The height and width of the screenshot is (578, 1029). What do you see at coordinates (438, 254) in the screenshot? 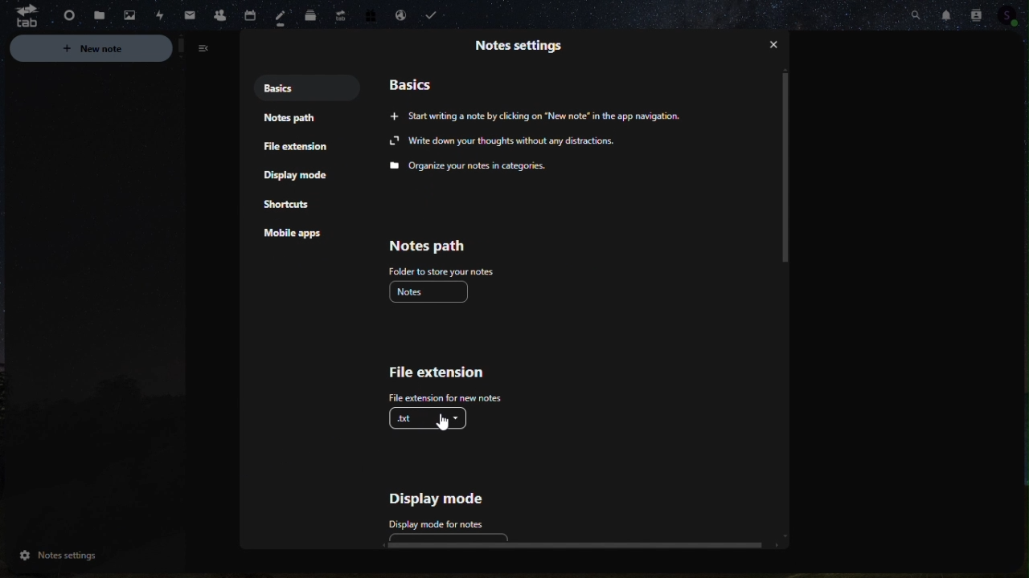
I see `Note path` at bounding box center [438, 254].